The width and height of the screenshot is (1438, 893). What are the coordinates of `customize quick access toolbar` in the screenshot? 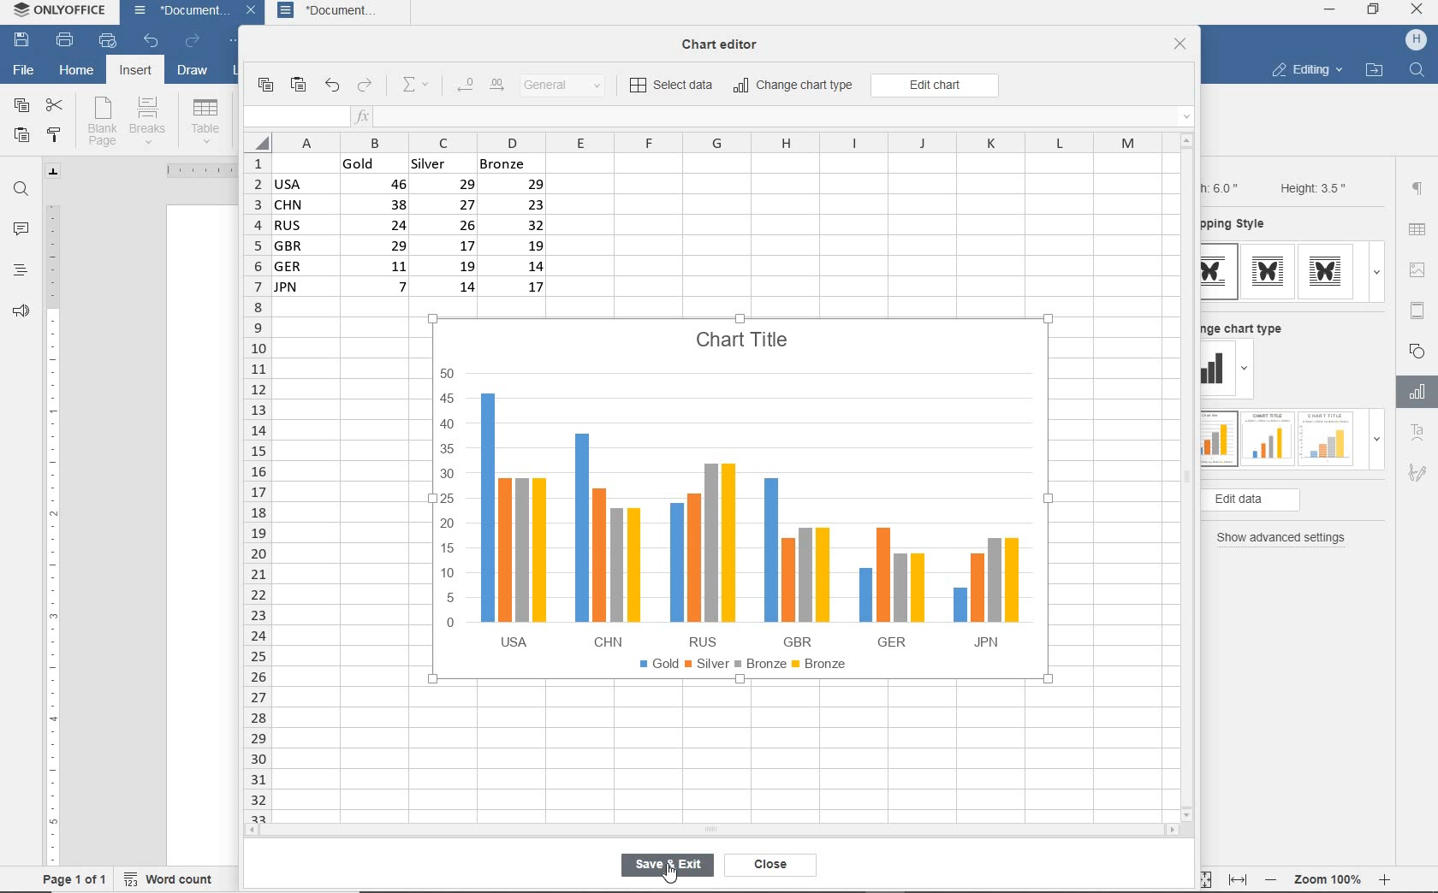 It's located at (236, 43).